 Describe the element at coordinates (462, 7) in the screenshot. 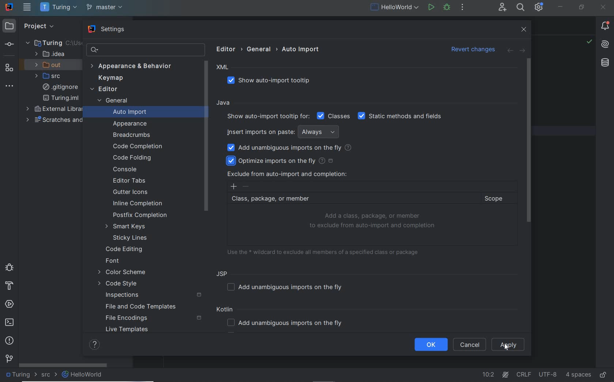

I see `MORE ACTIONS` at that location.